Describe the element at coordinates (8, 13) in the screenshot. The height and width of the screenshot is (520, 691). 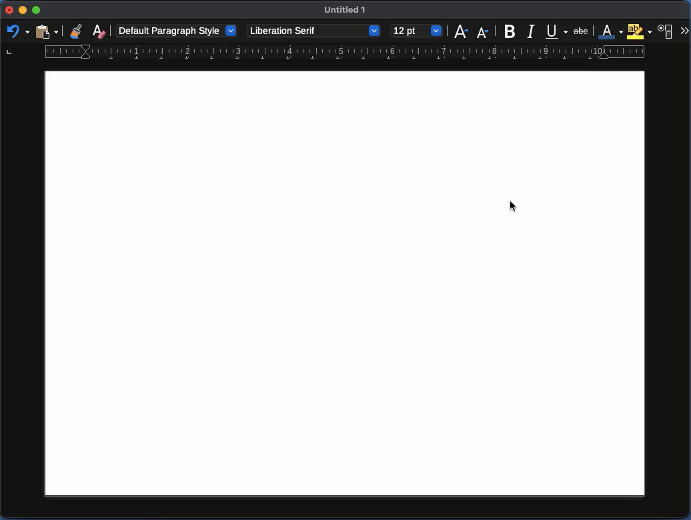
I see `Close` at that location.